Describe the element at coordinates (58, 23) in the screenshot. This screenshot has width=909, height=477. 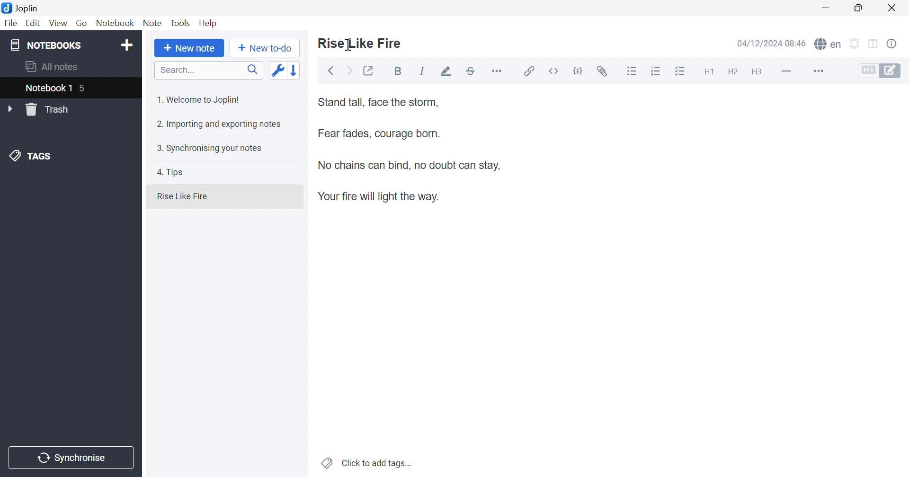
I see `View` at that location.